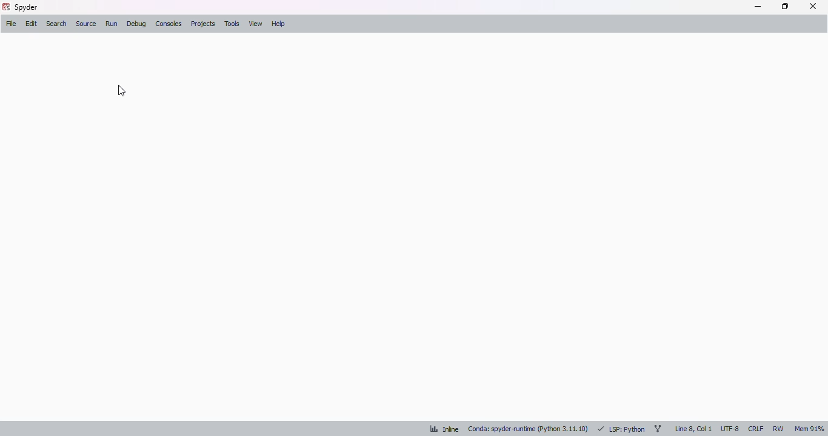 The image size is (828, 436). What do you see at coordinates (813, 6) in the screenshot?
I see `close` at bounding box center [813, 6].